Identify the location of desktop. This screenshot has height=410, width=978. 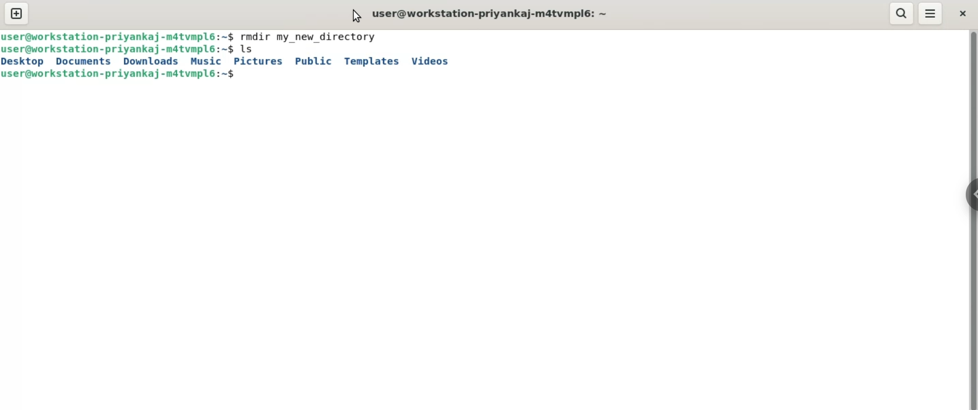
(22, 62).